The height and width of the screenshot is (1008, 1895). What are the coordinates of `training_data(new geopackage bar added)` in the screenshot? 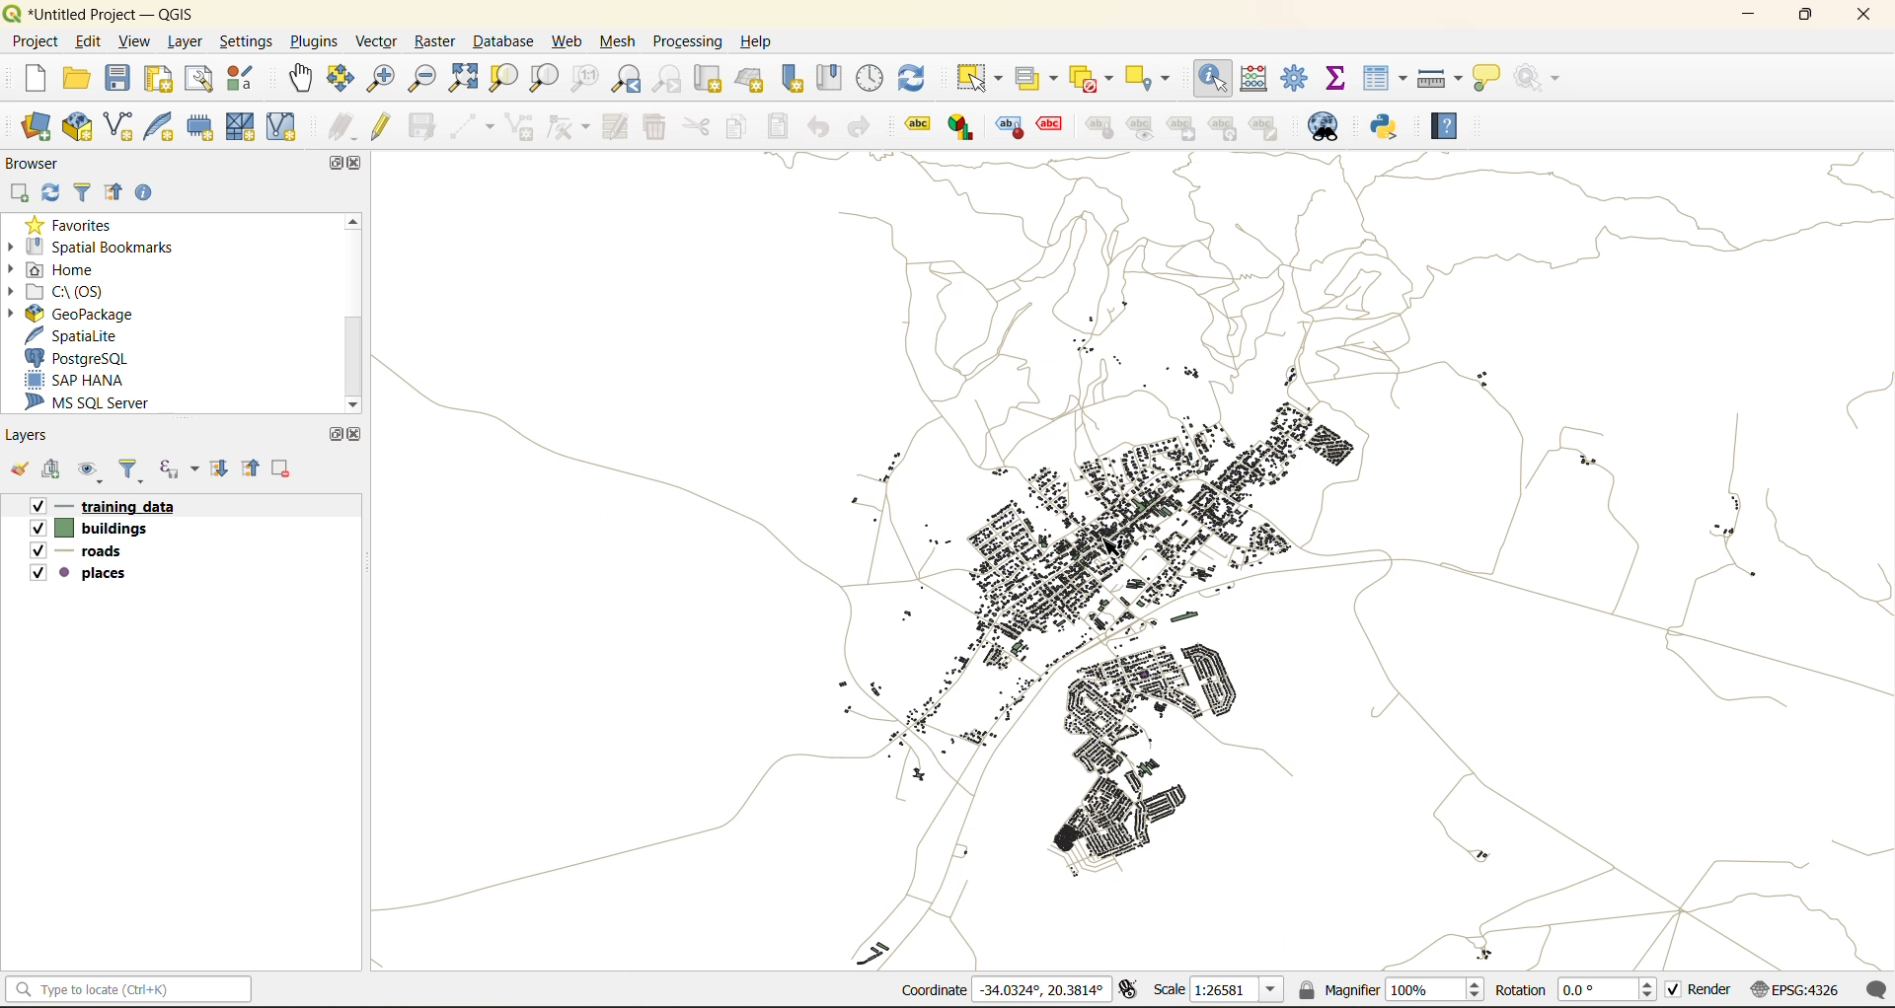 It's located at (117, 504).